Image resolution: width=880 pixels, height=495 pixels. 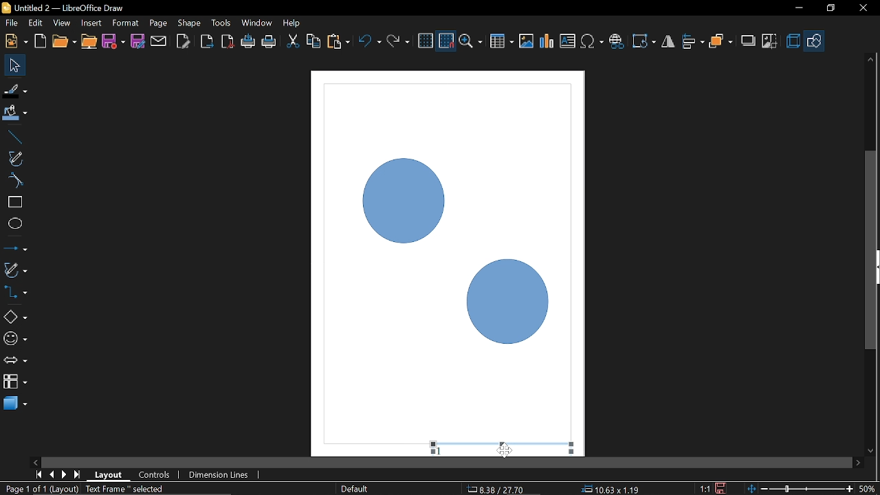 What do you see at coordinates (497, 488) in the screenshot?
I see `Location` at bounding box center [497, 488].